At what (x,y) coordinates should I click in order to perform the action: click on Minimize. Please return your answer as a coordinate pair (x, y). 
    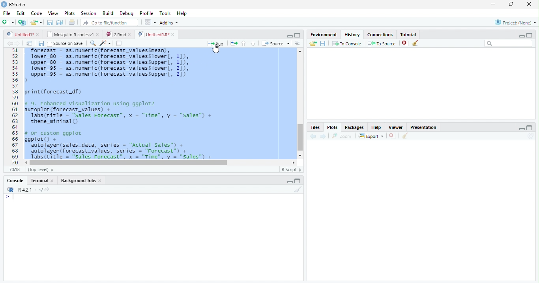
    Looking at the image, I should click on (288, 181).